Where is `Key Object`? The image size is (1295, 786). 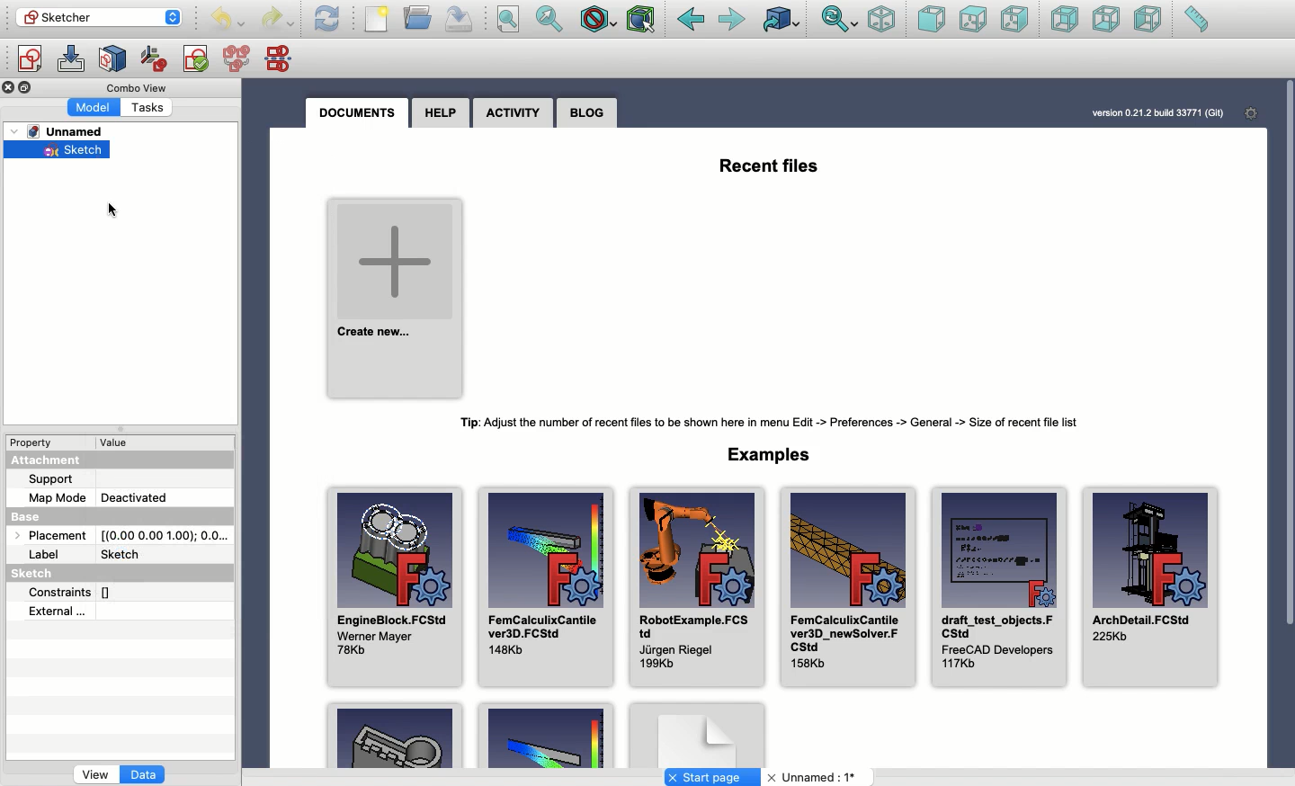
Key Object is located at coordinates (395, 734).